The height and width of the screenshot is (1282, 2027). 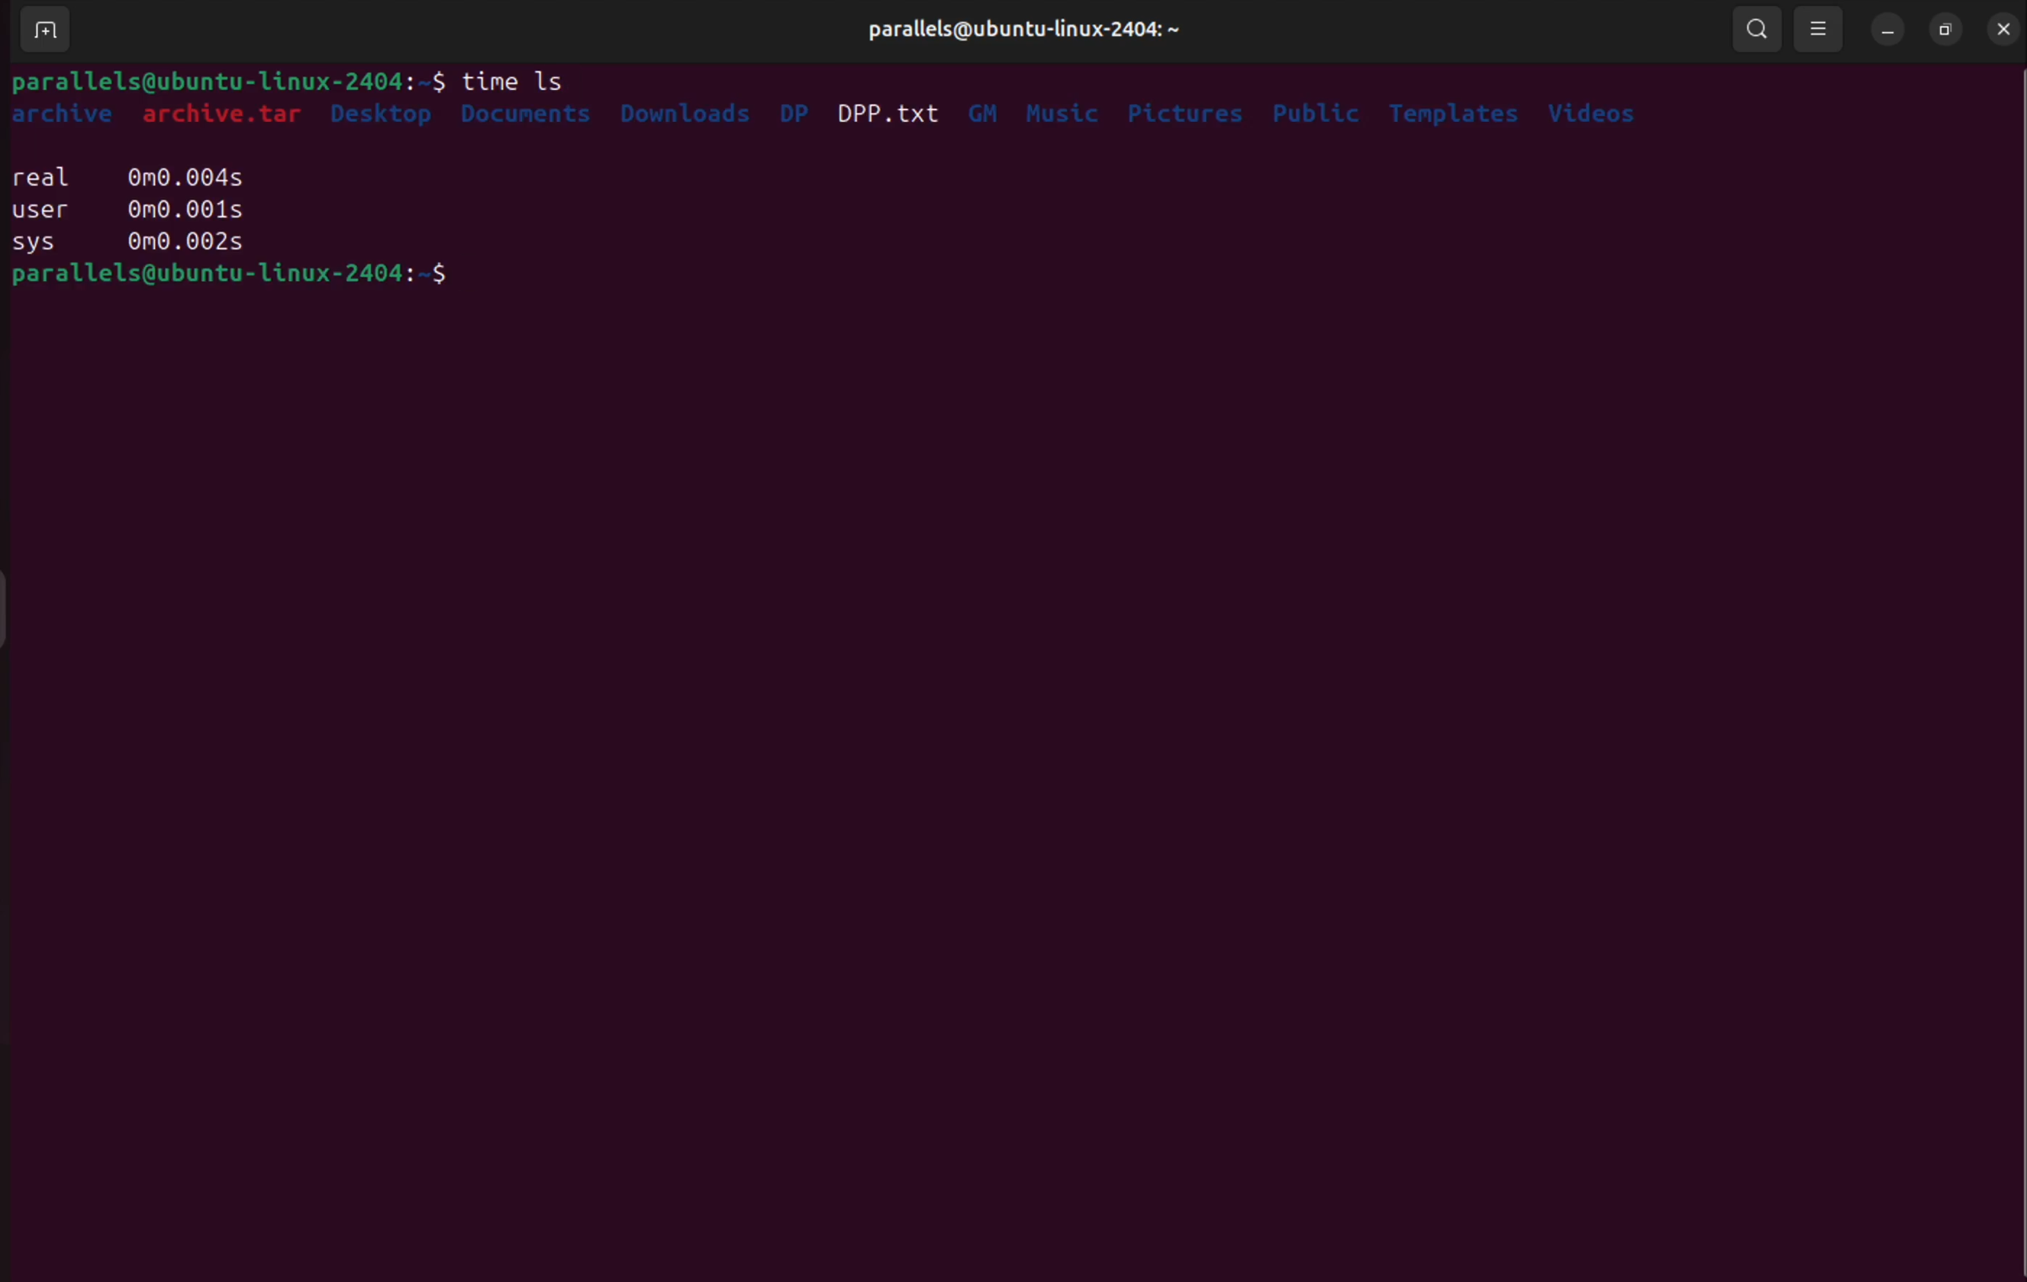 I want to click on search, so click(x=1758, y=29).